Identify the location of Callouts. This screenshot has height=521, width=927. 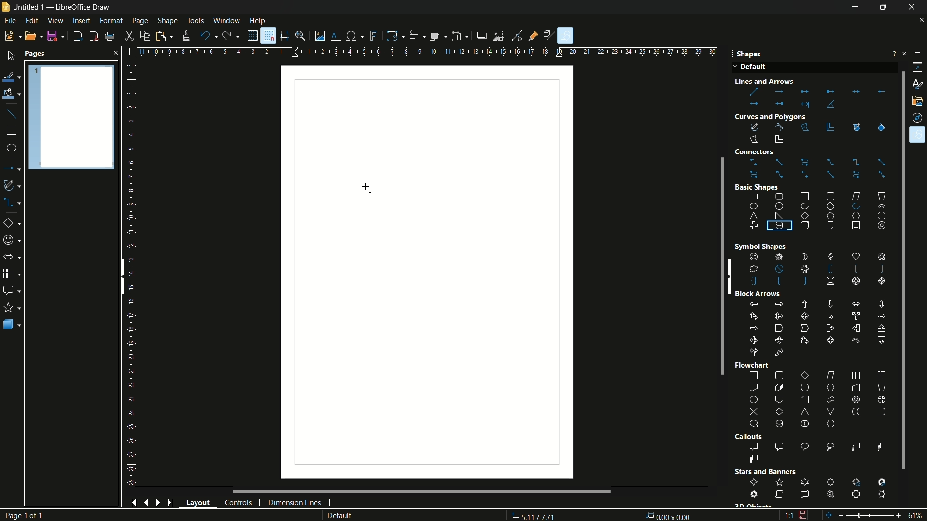
(748, 437).